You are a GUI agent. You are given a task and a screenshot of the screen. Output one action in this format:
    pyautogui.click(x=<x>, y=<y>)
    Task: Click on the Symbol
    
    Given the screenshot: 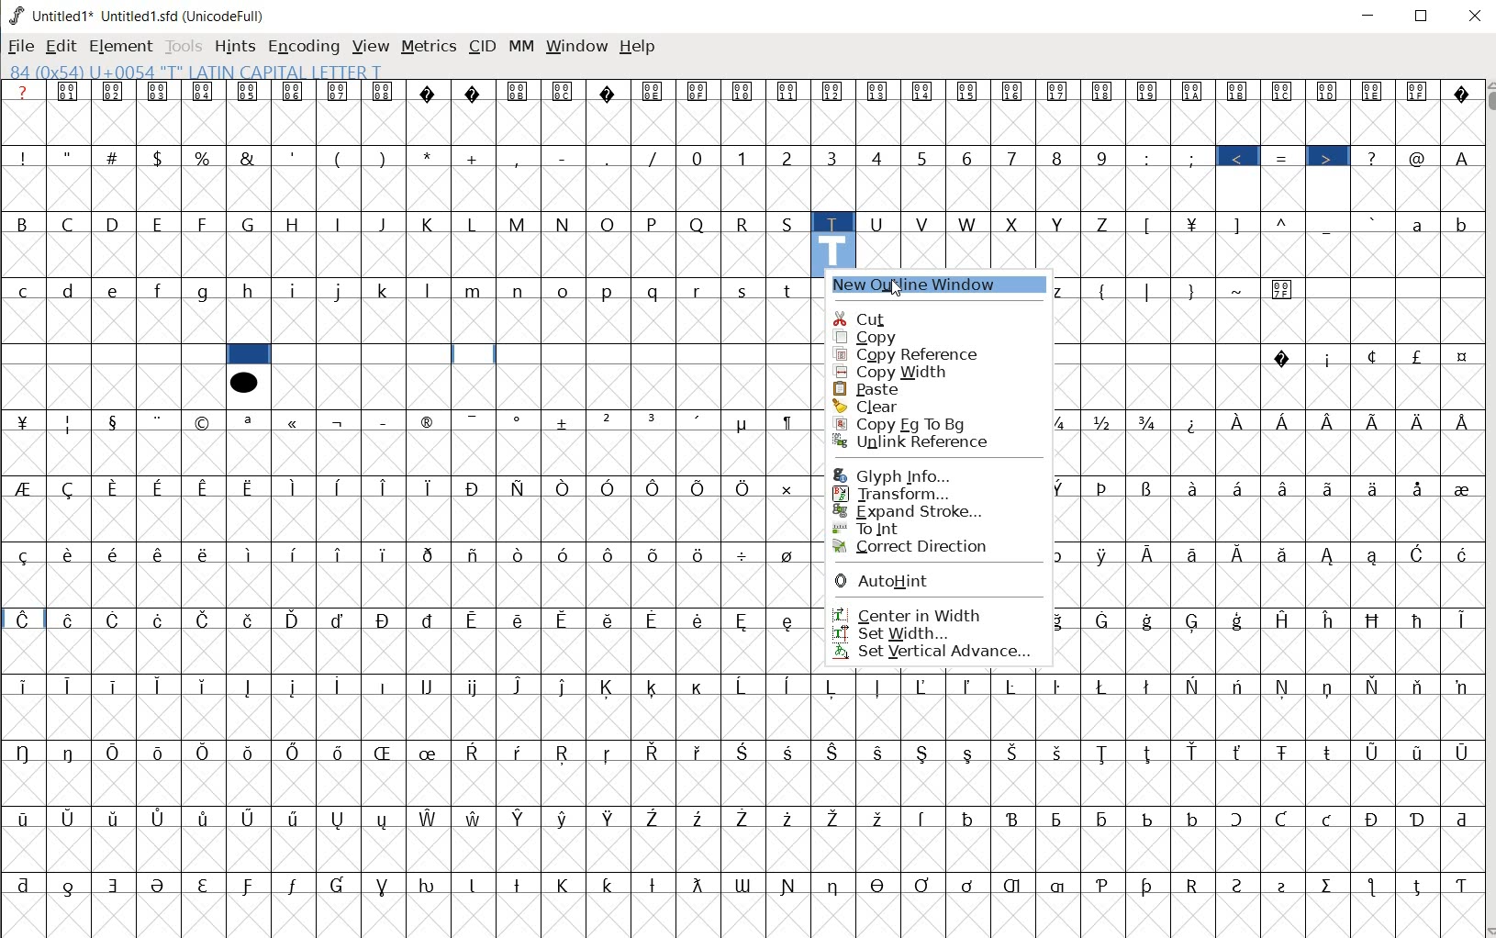 What is the action you would take?
    pyautogui.click(x=431, y=92)
    